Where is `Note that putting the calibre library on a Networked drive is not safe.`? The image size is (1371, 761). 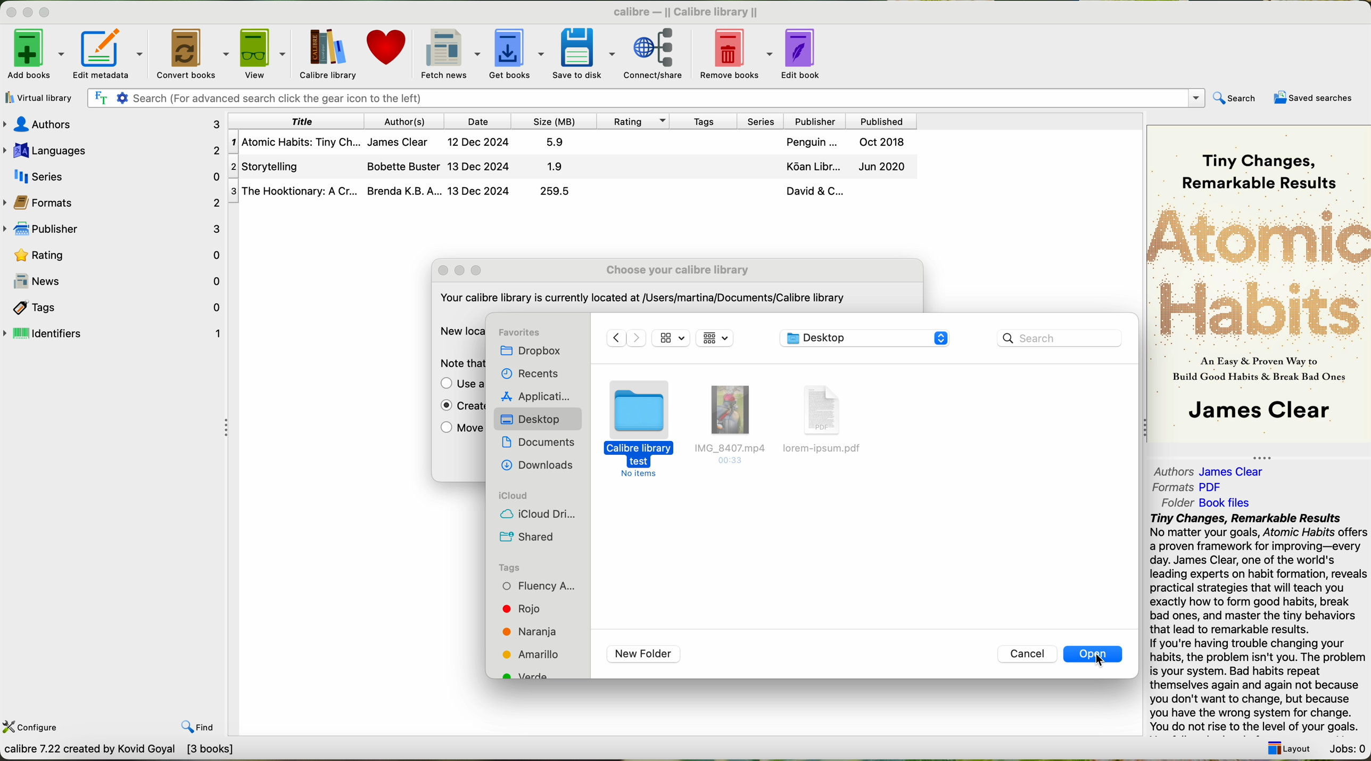 Note that putting the calibre library on a Networked drive is not safe. is located at coordinates (458, 364).